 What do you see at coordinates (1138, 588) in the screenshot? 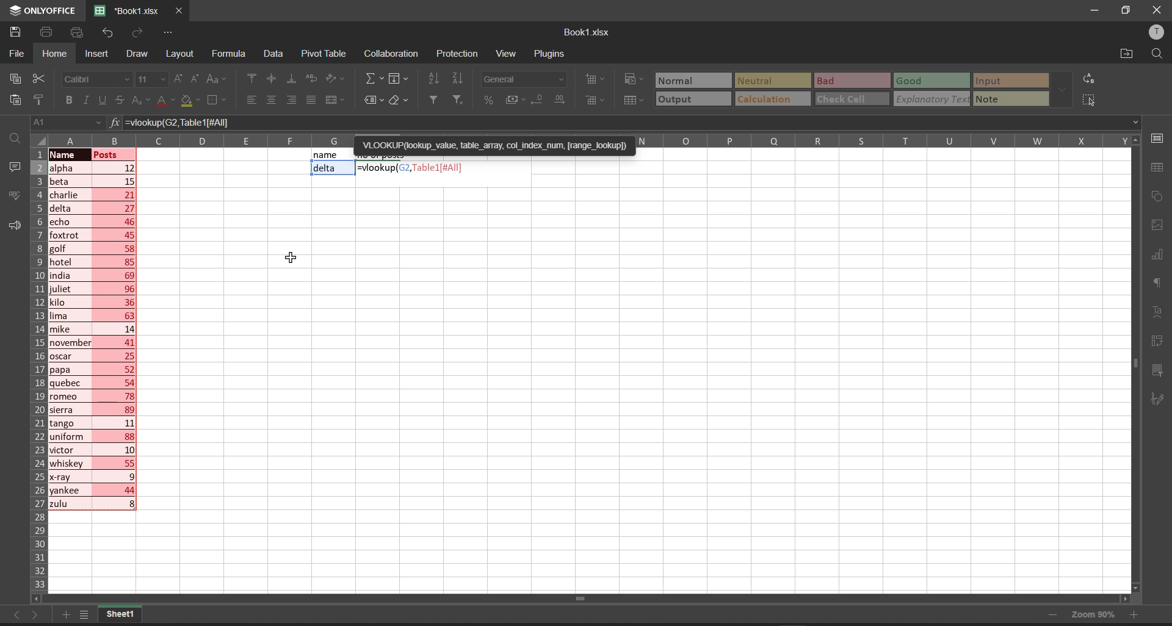
I see `scroll down` at bounding box center [1138, 588].